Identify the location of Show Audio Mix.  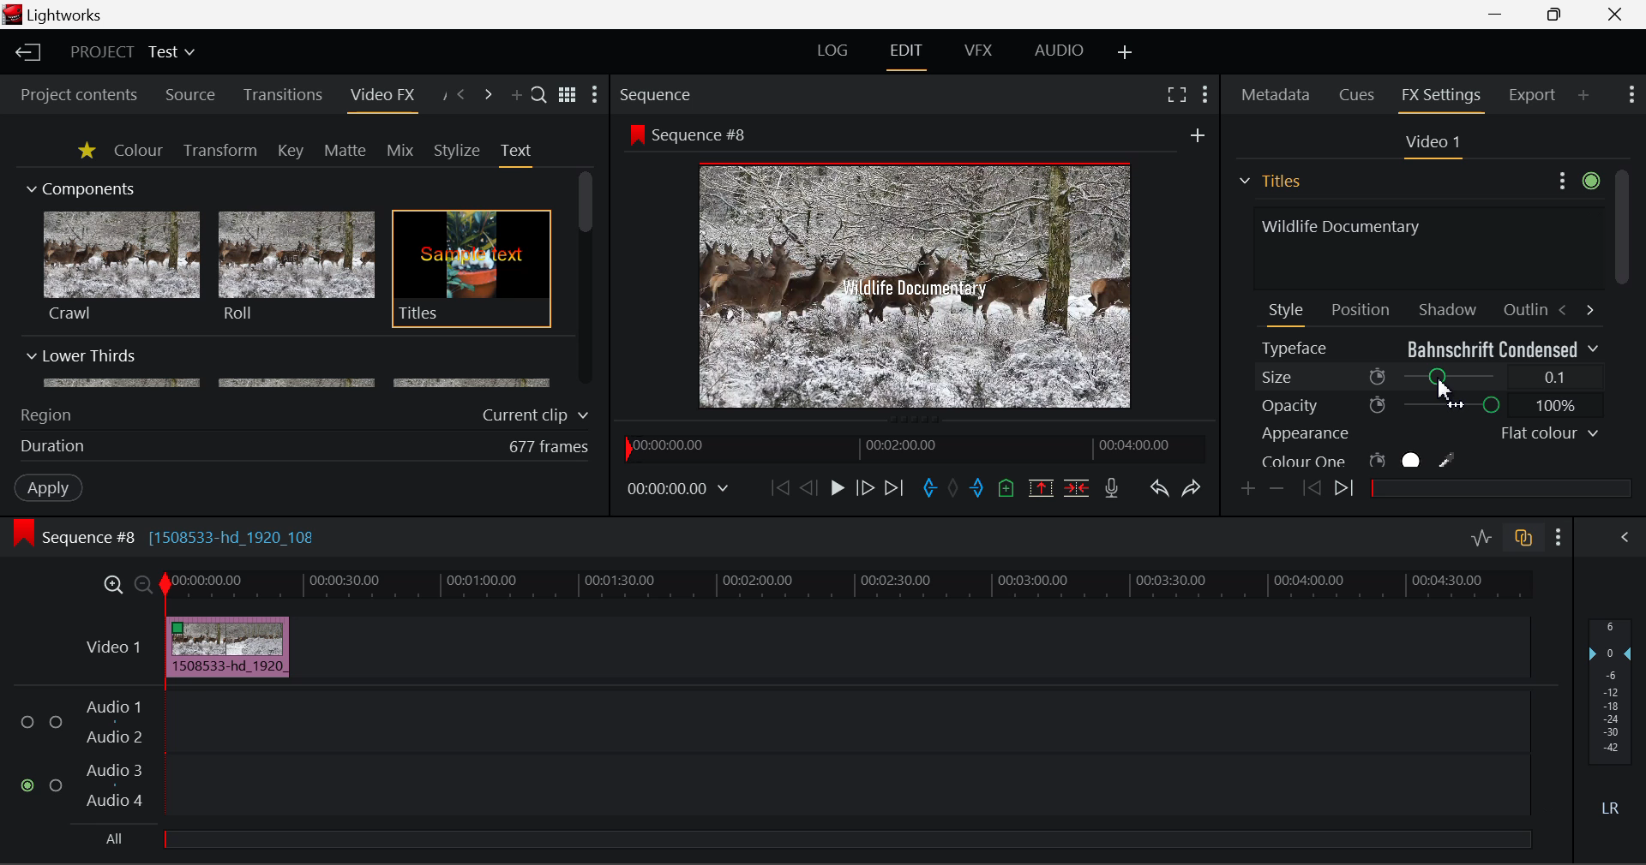
(1622, 538).